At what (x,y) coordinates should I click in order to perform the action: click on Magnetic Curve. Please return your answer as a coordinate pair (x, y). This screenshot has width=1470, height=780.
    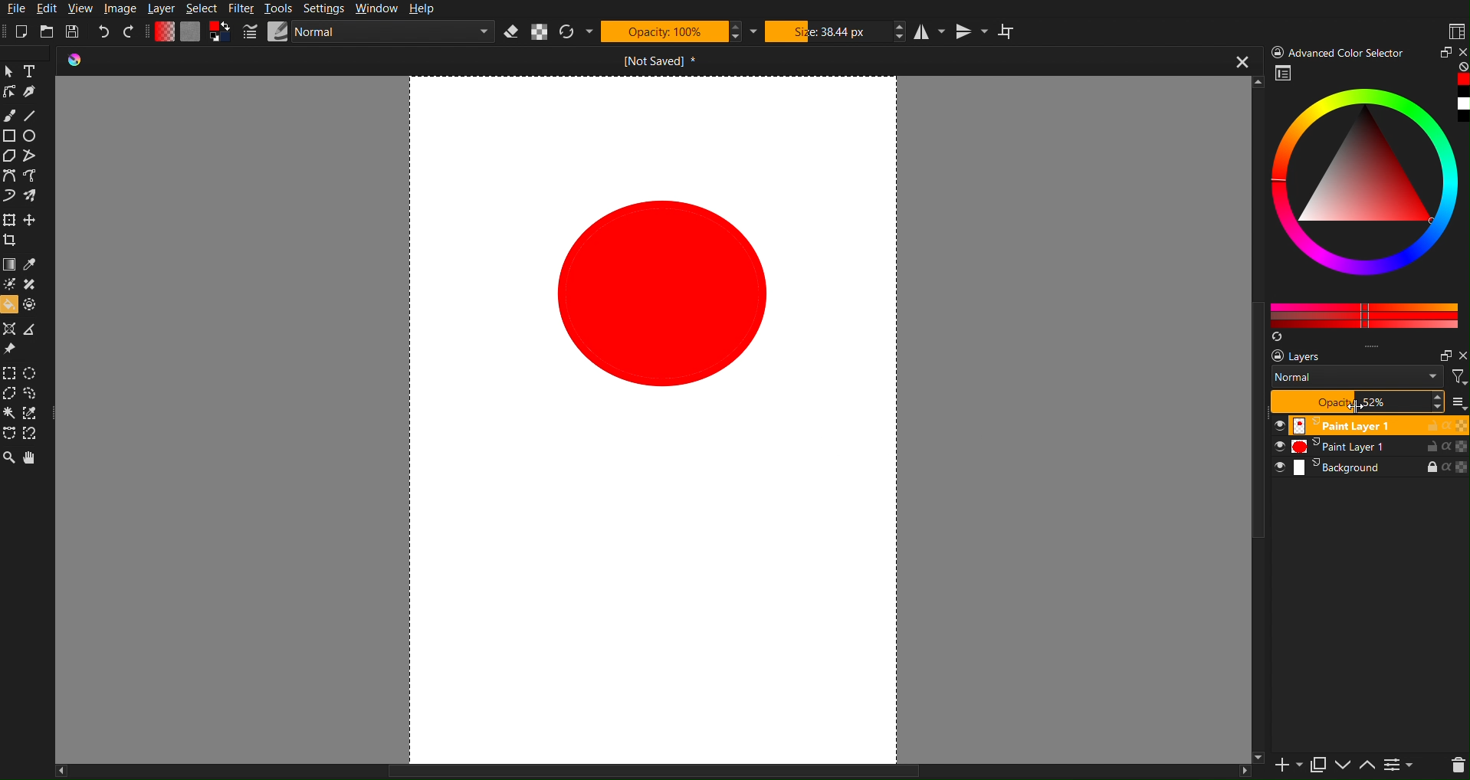
    Looking at the image, I should click on (32, 434).